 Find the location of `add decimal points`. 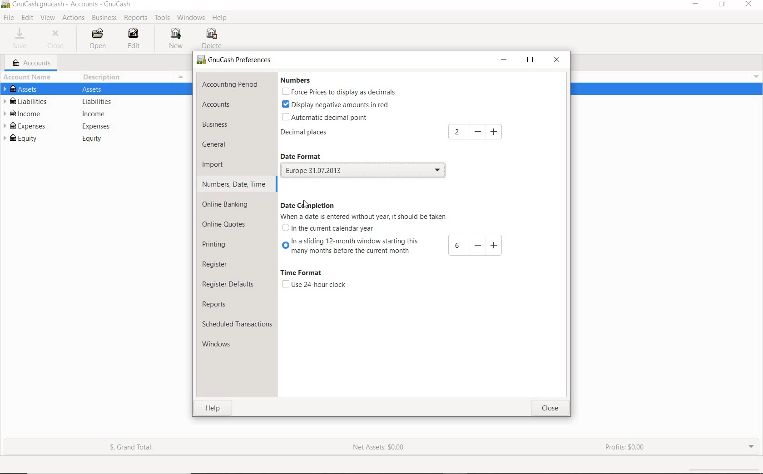

add decimal points is located at coordinates (477, 132).